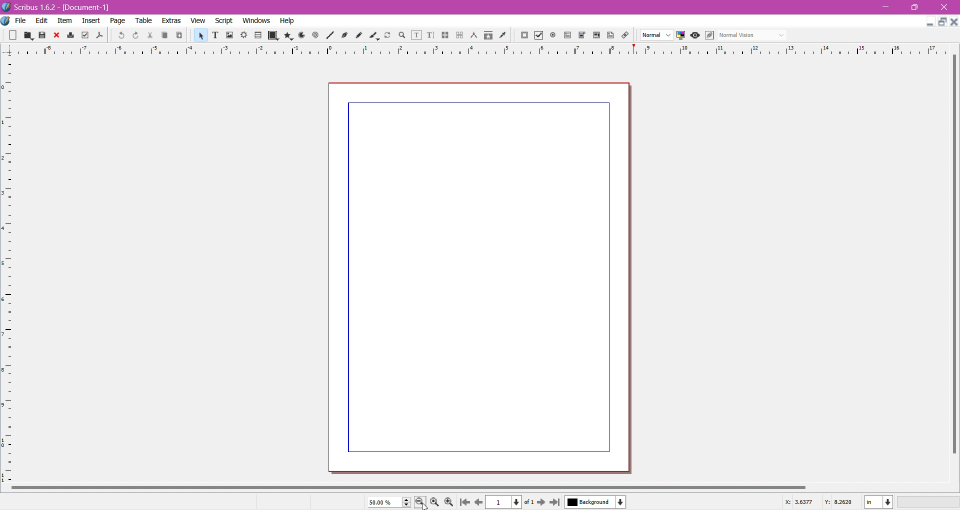  What do you see at coordinates (523, 35) in the screenshot?
I see `PDF Push Button` at bounding box center [523, 35].